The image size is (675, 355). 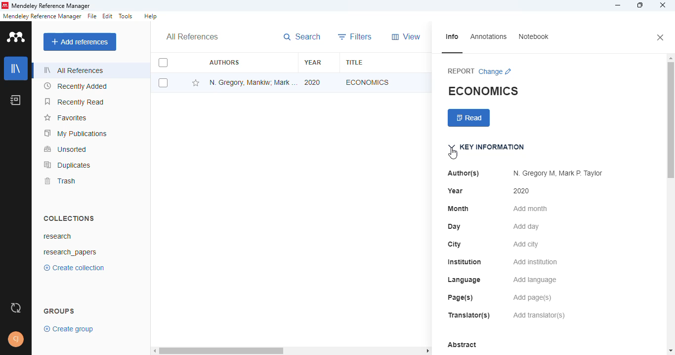 What do you see at coordinates (69, 219) in the screenshot?
I see `collections` at bounding box center [69, 219].